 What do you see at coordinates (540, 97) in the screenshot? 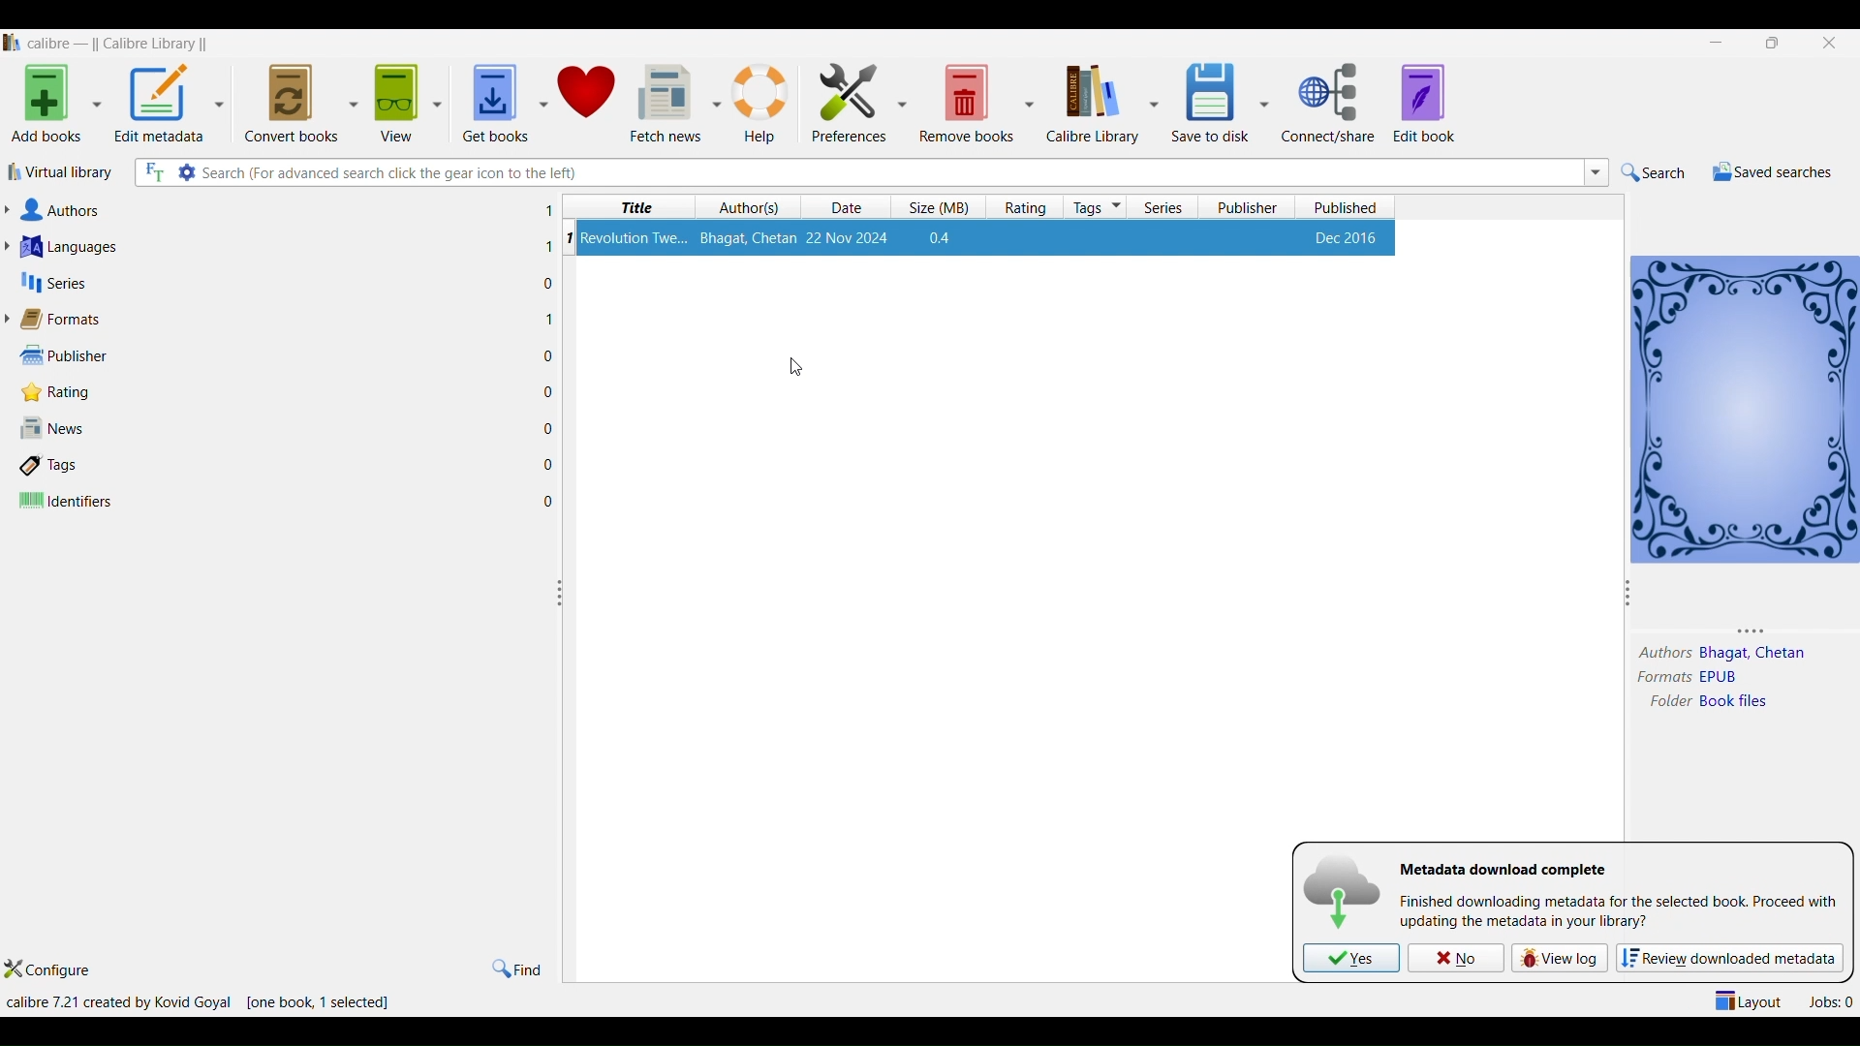
I see `get books options dropdown button` at bounding box center [540, 97].